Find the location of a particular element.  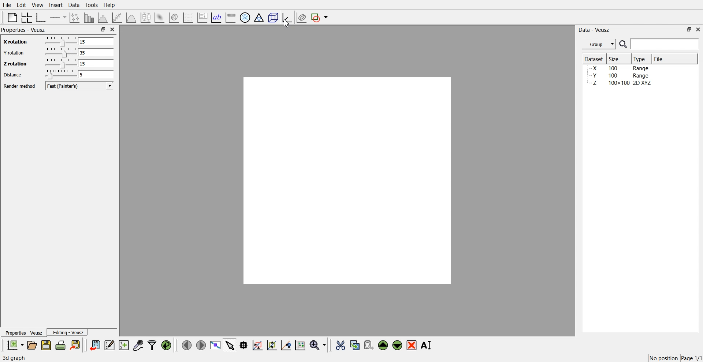

Export to graphic format is located at coordinates (76, 345).